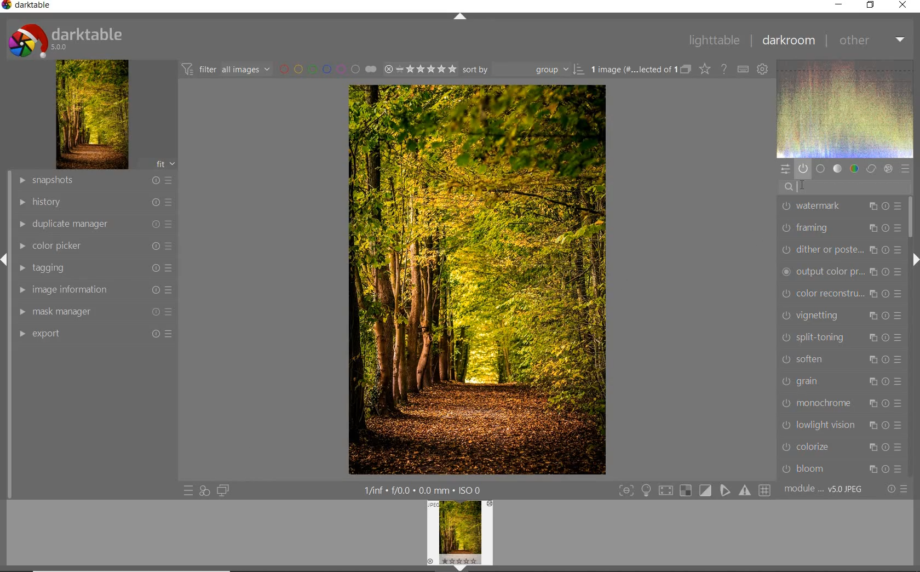 This screenshot has width=920, height=572. What do you see at coordinates (725, 69) in the screenshot?
I see `enable for online help` at bounding box center [725, 69].